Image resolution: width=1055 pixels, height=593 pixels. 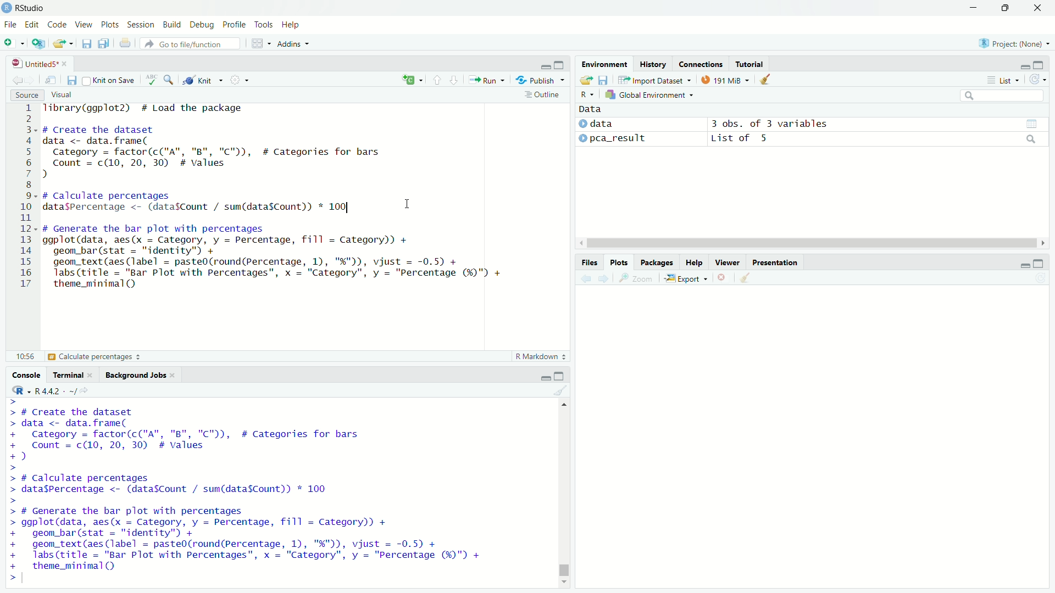 What do you see at coordinates (973, 7) in the screenshot?
I see `minimize` at bounding box center [973, 7].